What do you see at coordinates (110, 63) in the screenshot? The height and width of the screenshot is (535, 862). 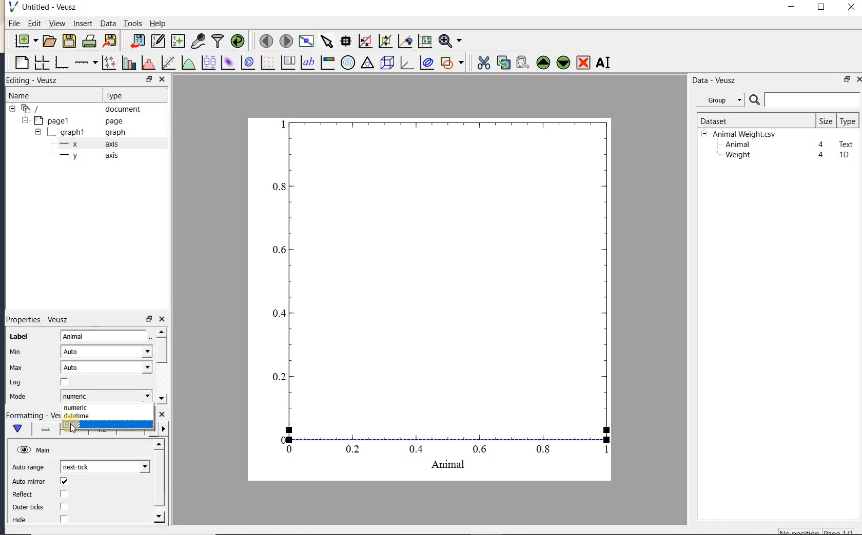 I see `plot points with lines and errorbars` at bounding box center [110, 63].